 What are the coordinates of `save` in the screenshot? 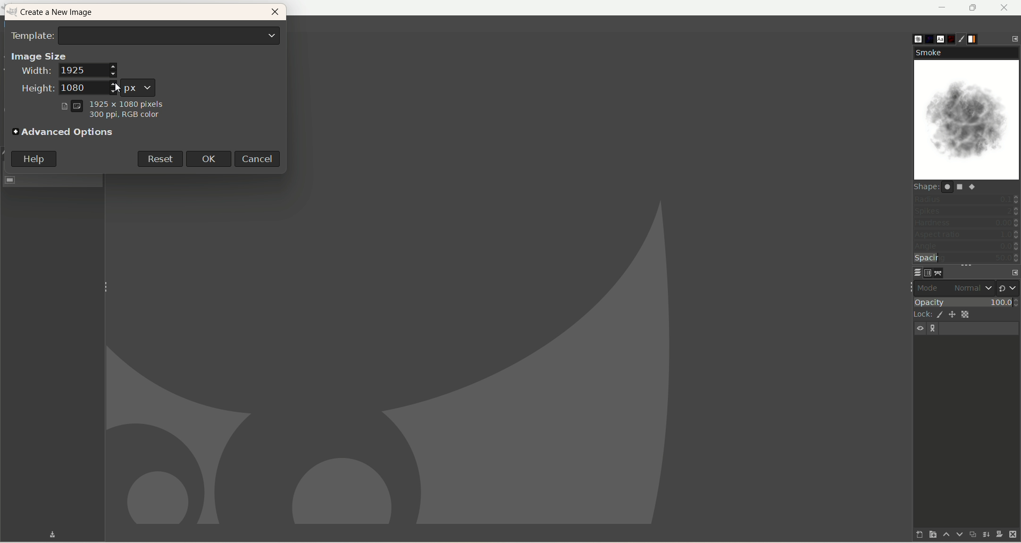 It's located at (44, 534).